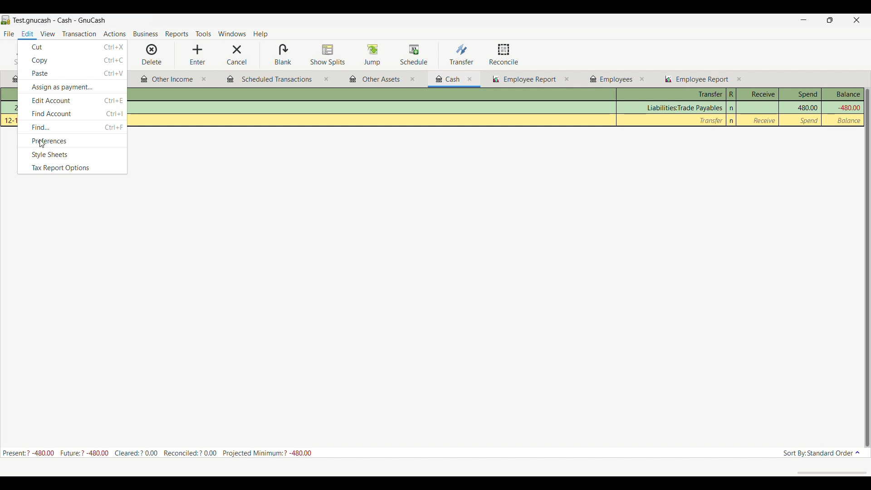  I want to click on Assign as payment, so click(72, 87).